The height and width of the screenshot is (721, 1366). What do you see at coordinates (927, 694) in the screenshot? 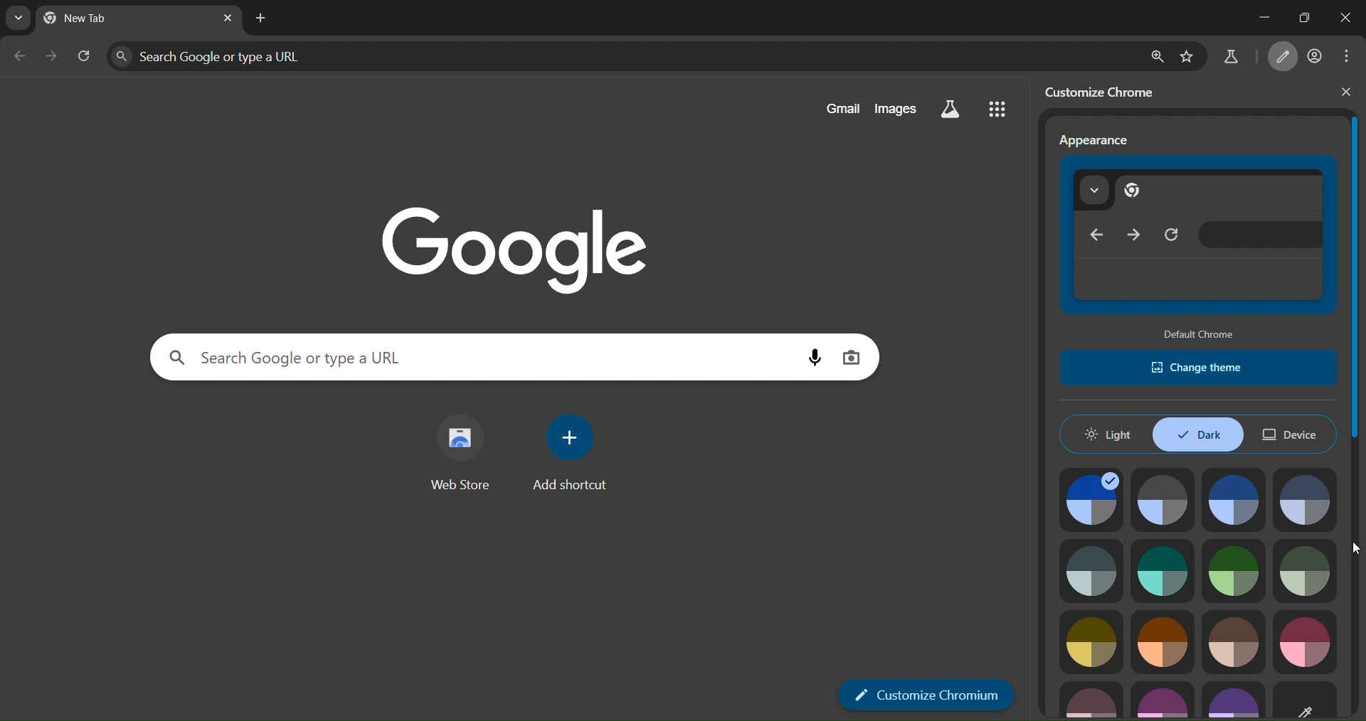
I see `customize chromium` at bounding box center [927, 694].